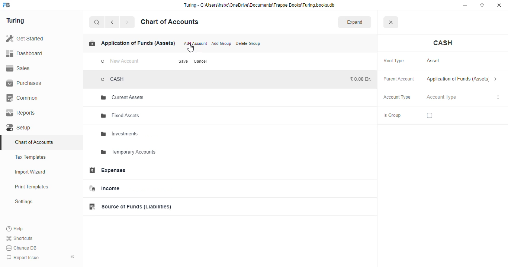 The width and height of the screenshot is (508, 267). What do you see at coordinates (97, 22) in the screenshot?
I see `search` at bounding box center [97, 22].